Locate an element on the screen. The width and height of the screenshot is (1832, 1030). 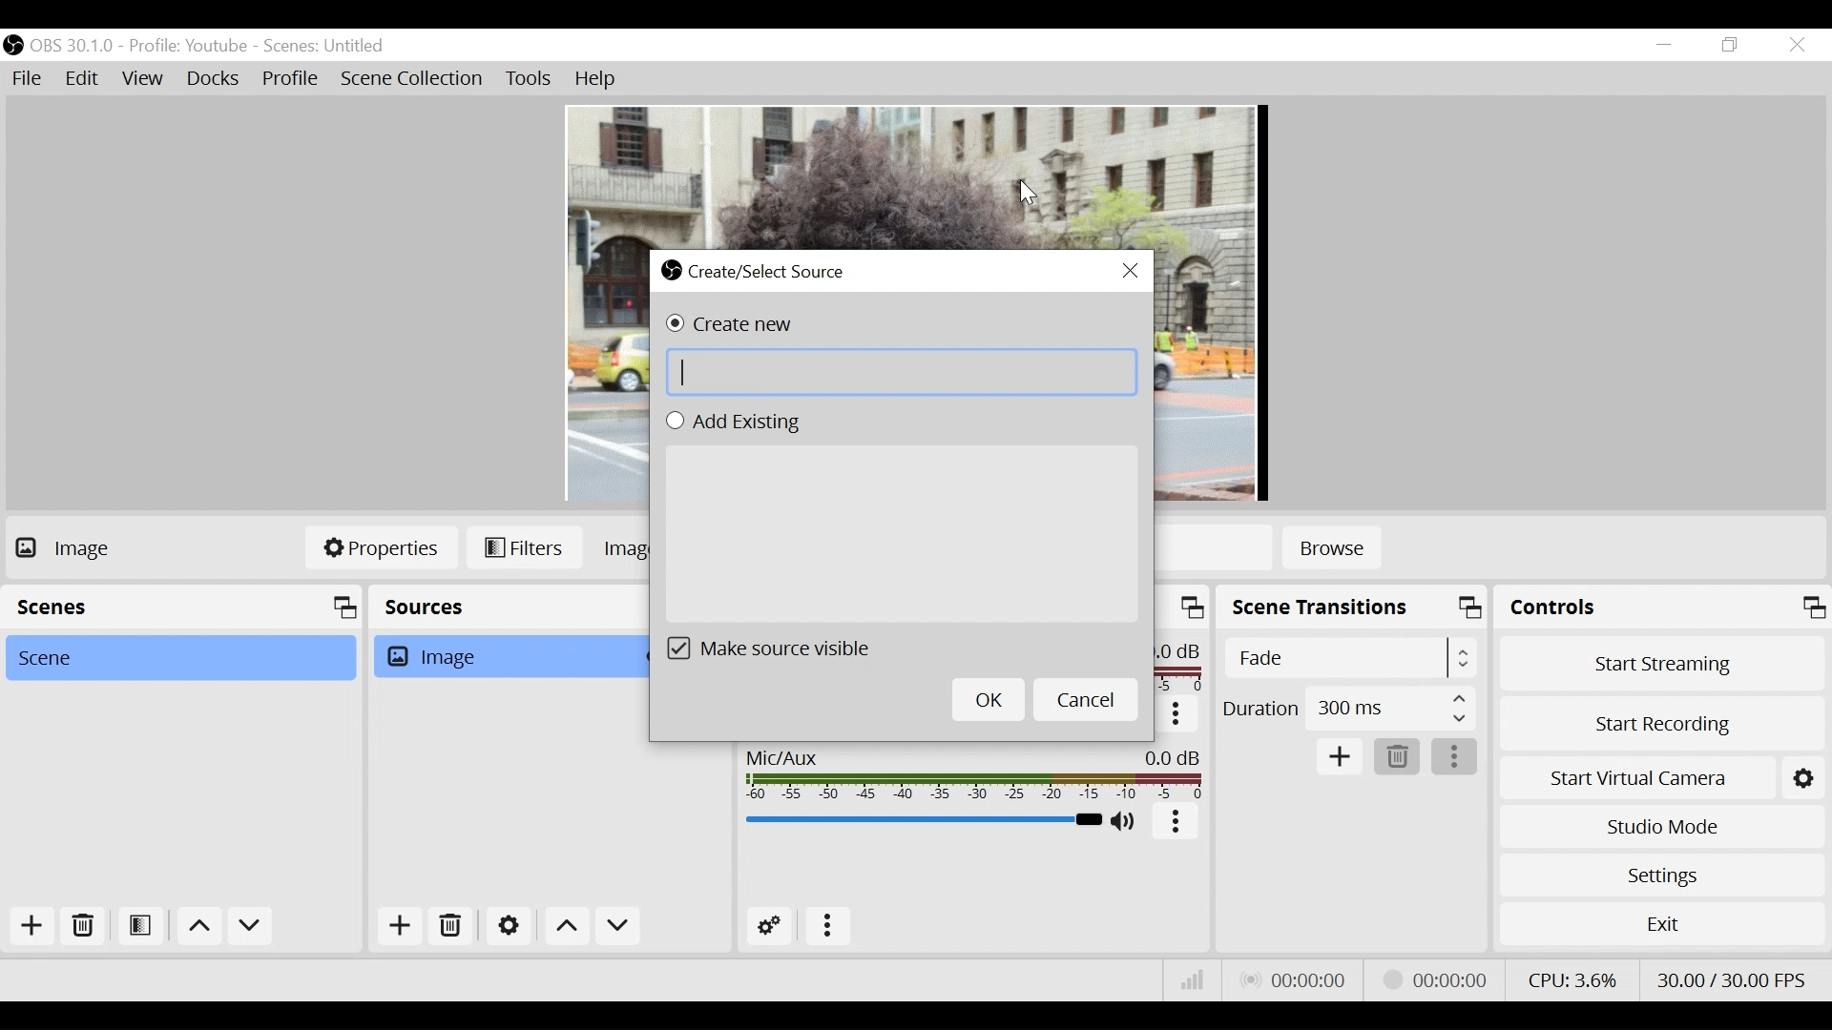
Scene Transition is located at coordinates (1353, 606).